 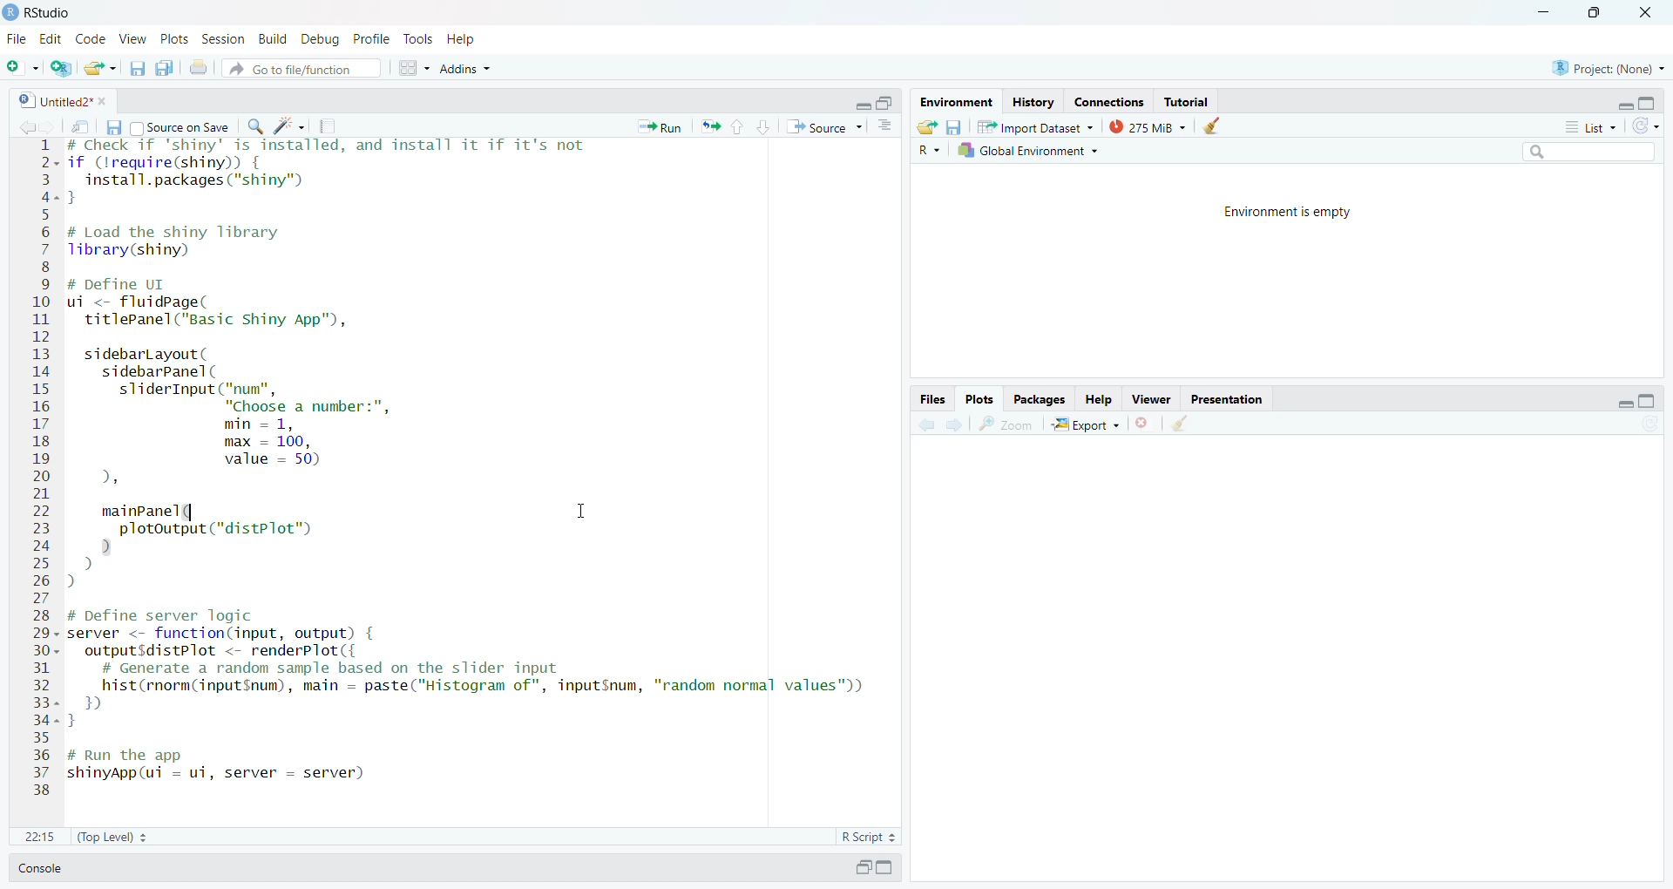 What do you see at coordinates (10, 12) in the screenshot?
I see `logo` at bounding box center [10, 12].